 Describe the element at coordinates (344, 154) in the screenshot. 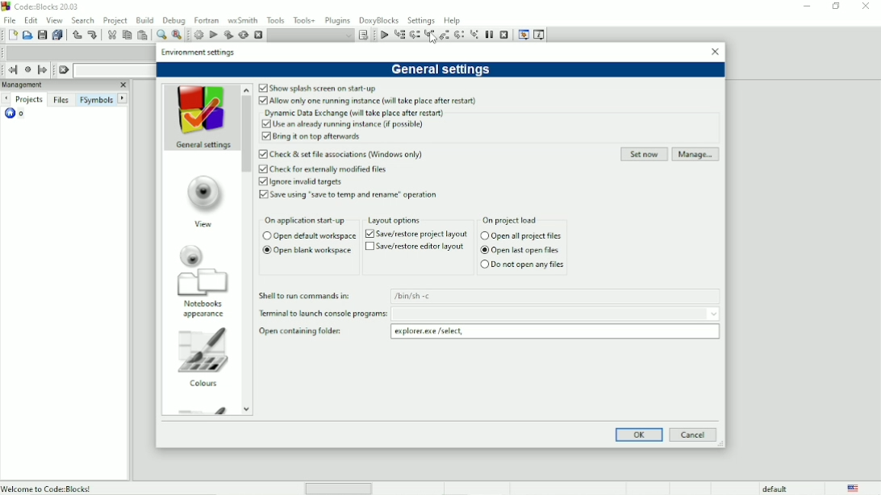

I see `Check & set file associations` at that location.